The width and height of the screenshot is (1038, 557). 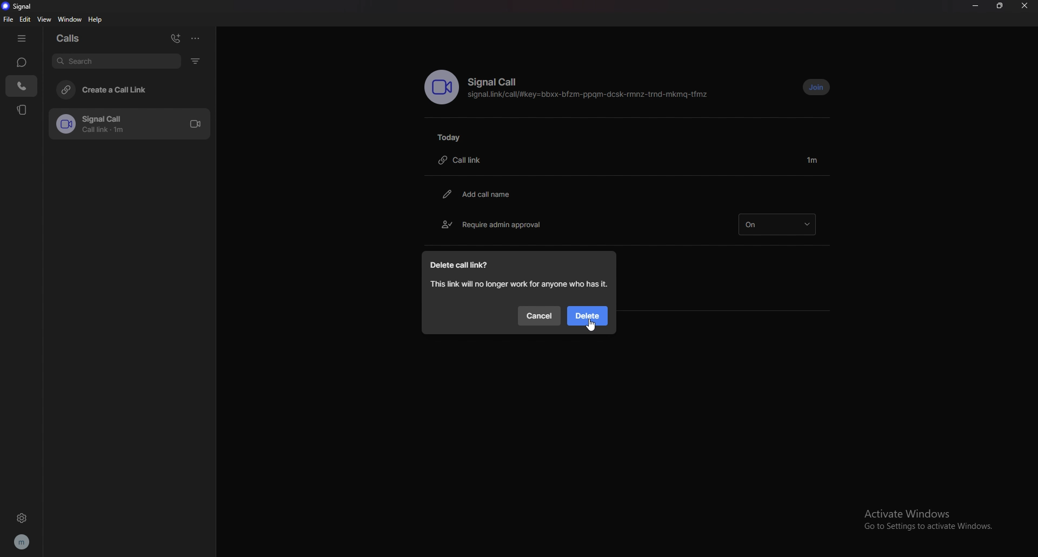 I want to click on cancel, so click(x=538, y=317).